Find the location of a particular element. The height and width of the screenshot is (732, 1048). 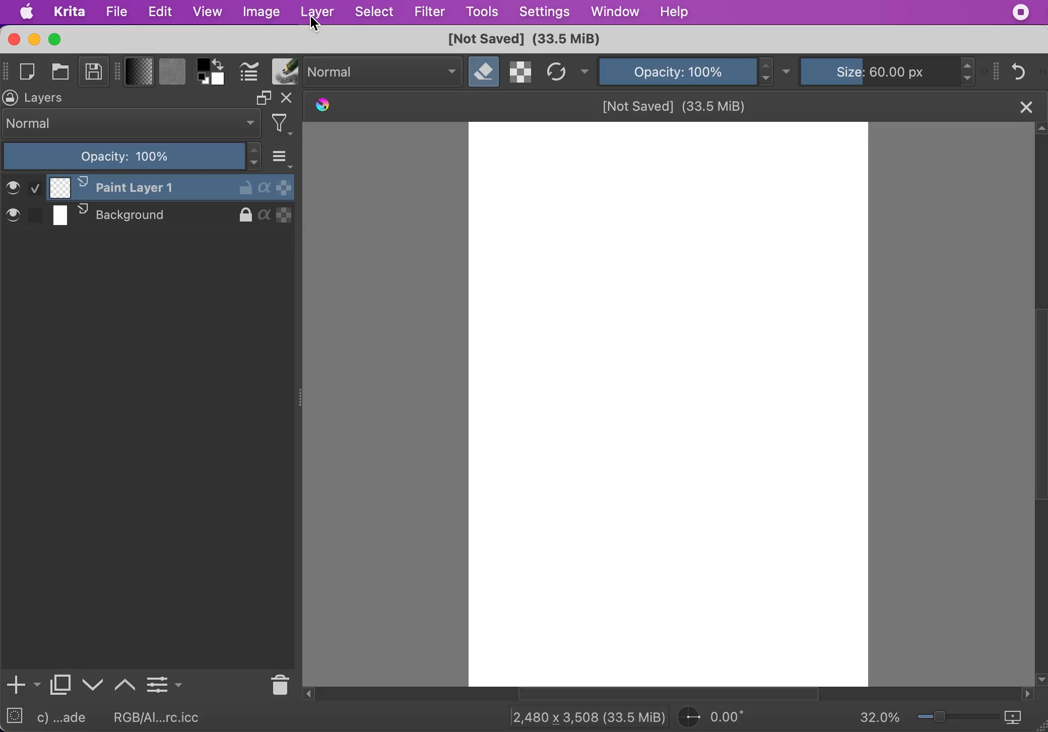

create a new document is located at coordinates (30, 72).